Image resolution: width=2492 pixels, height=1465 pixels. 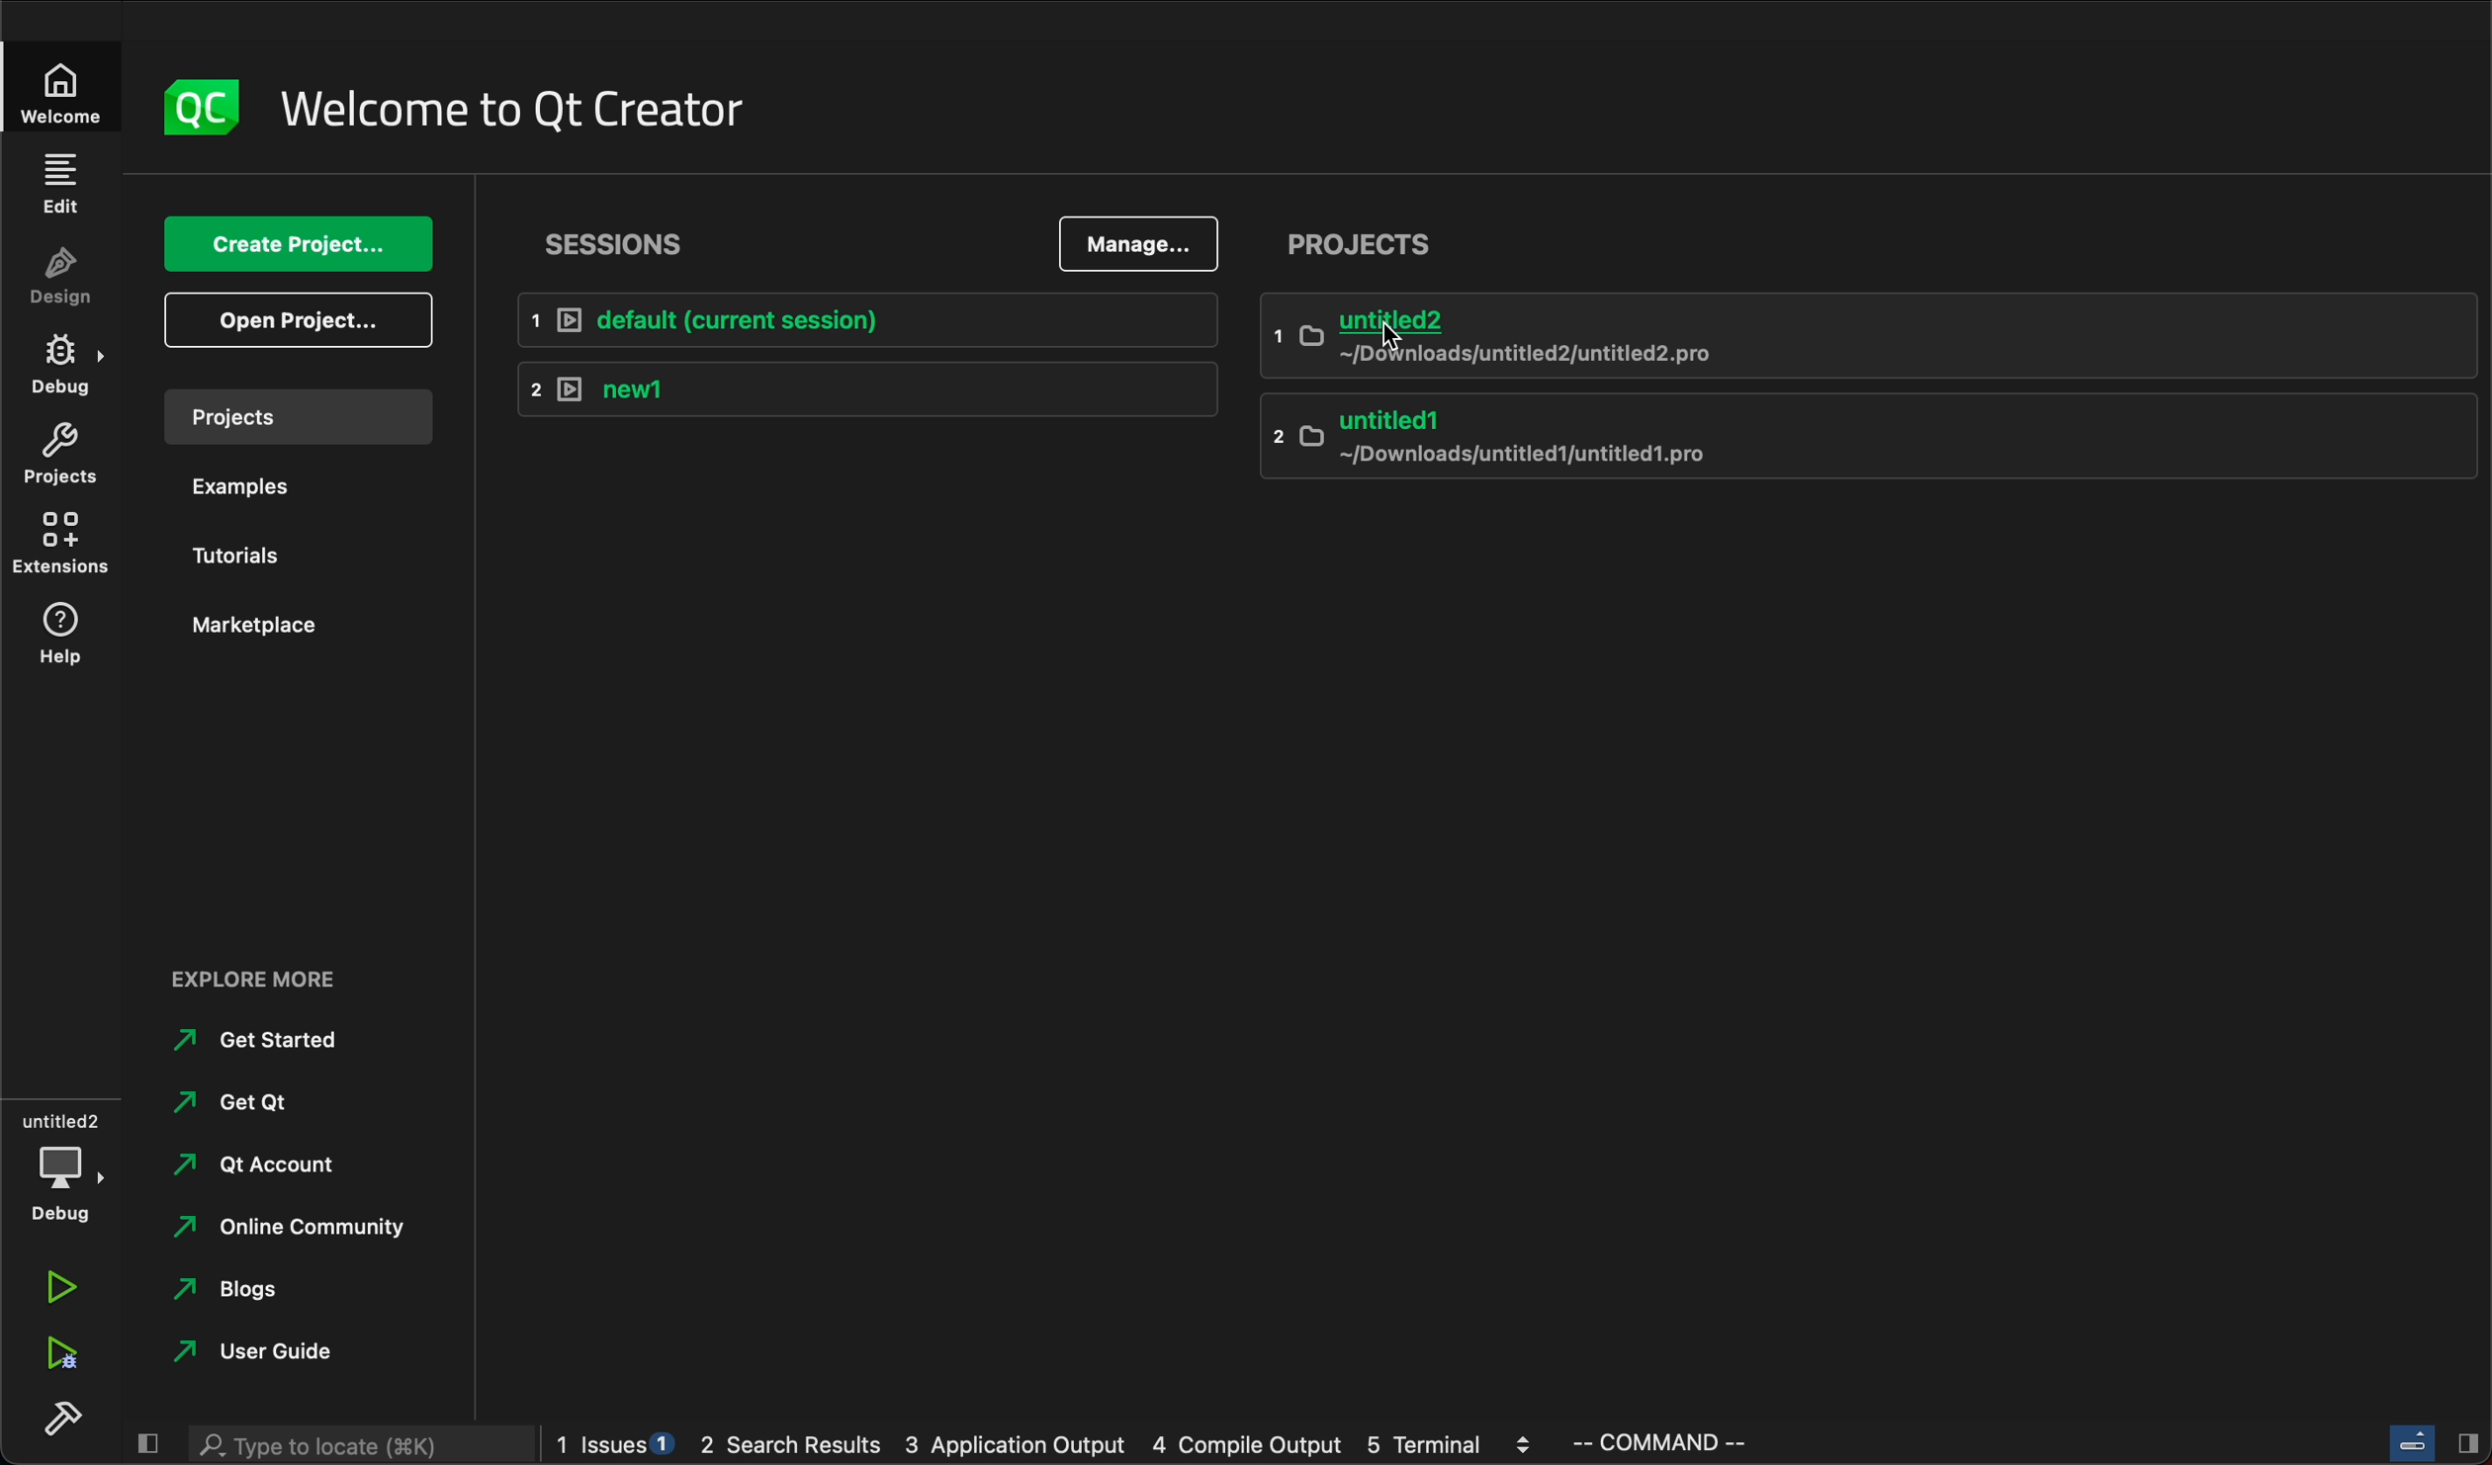 I want to click on edit, so click(x=60, y=177).